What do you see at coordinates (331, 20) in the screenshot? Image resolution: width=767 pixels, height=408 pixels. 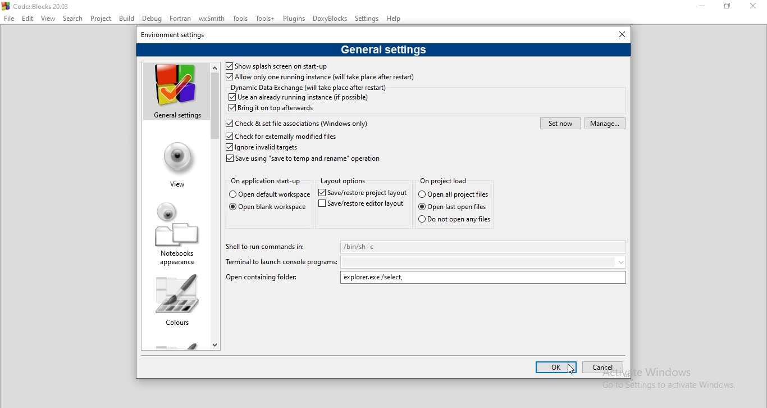 I see `DoxyBlocks` at bounding box center [331, 20].